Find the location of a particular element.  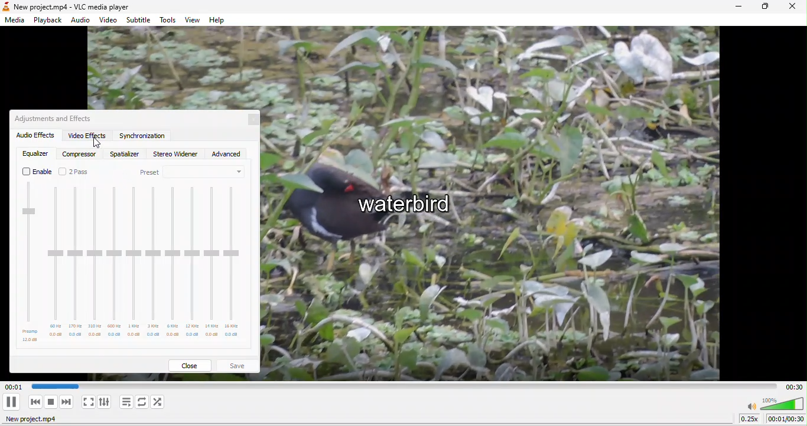

170hz volume bar is located at coordinates (75, 261).